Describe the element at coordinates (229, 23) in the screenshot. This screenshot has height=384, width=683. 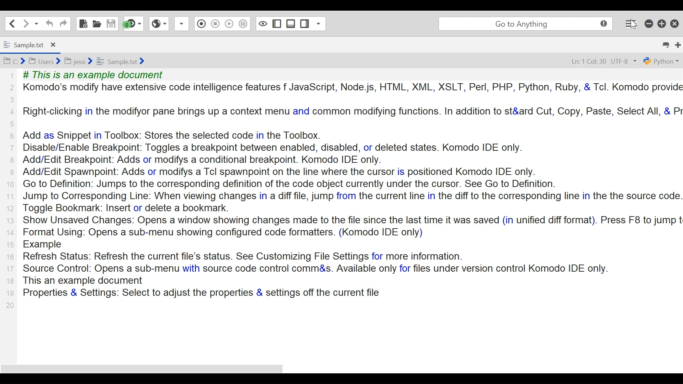
I see `Save Macro to Toolbox as Superscript` at that location.